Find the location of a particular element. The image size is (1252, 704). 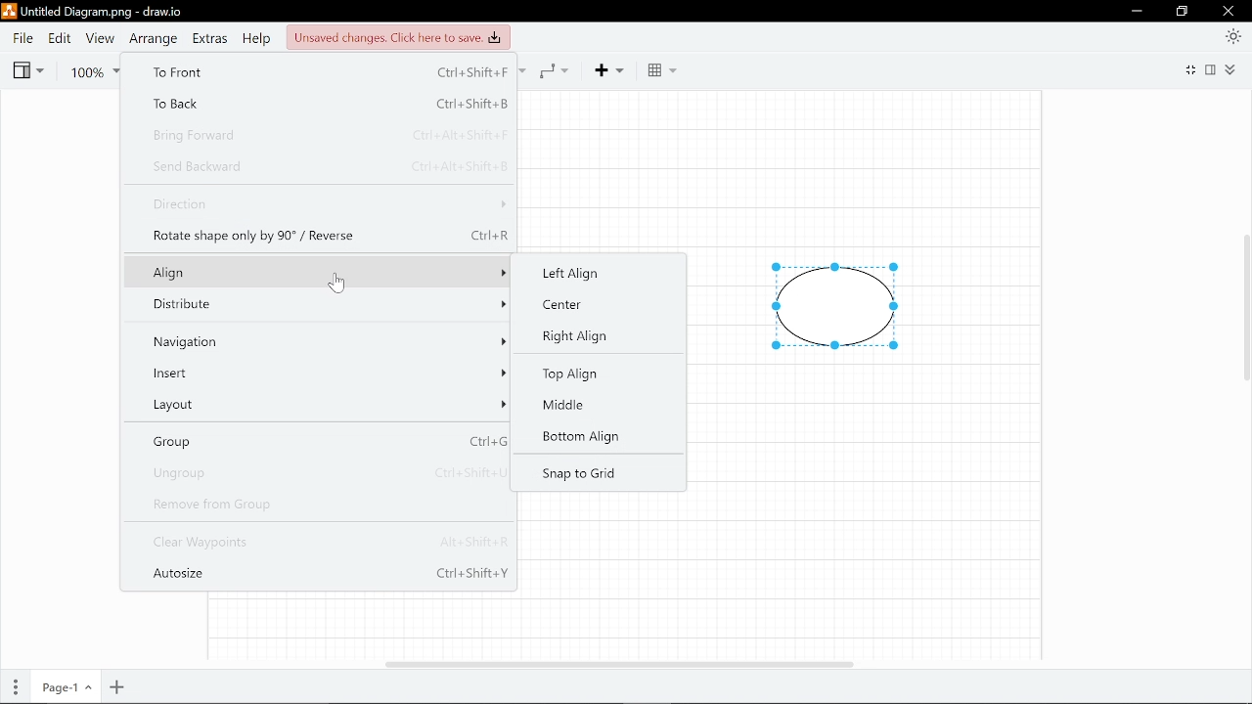

Right align is located at coordinates (581, 335).